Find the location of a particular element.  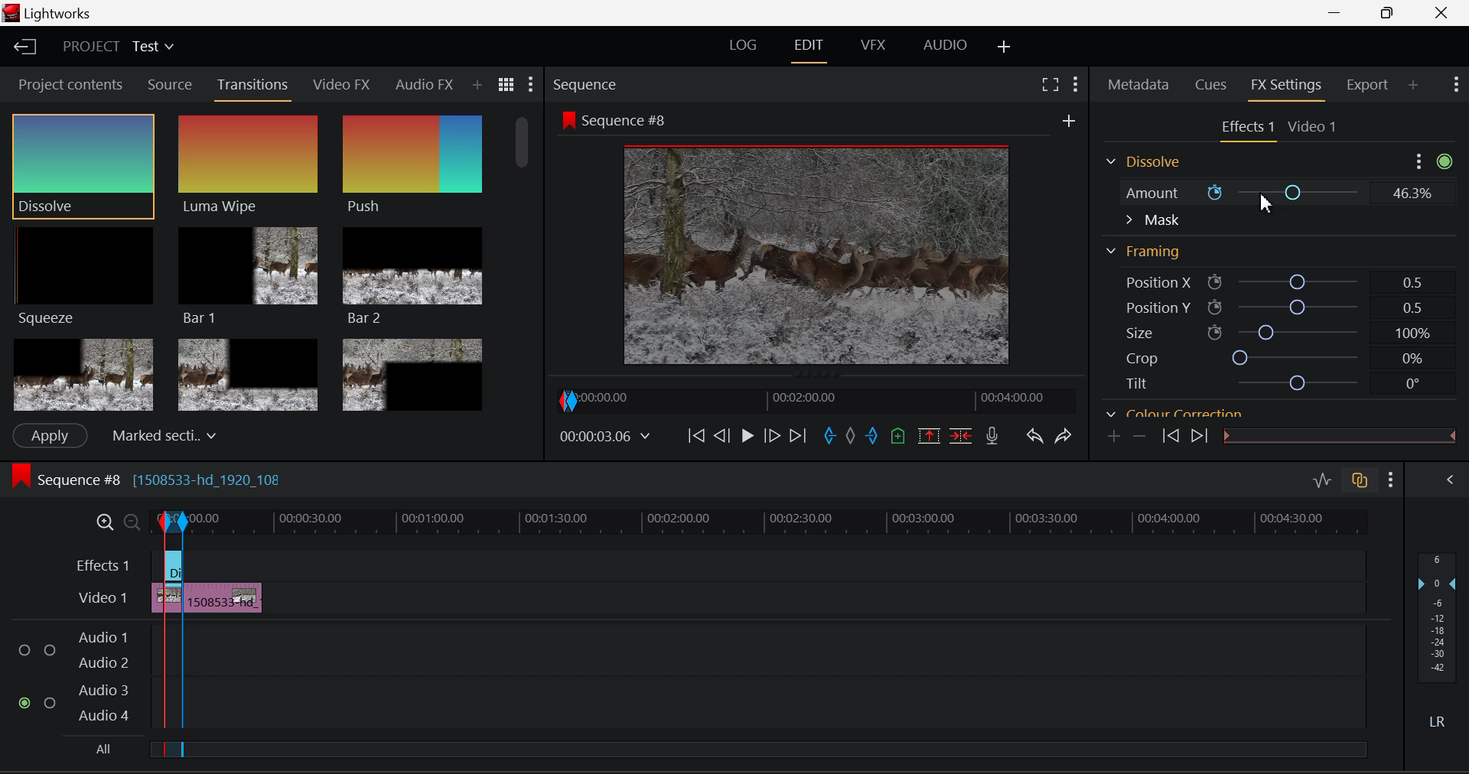

Mark In Point is located at coordinates (830, 438).